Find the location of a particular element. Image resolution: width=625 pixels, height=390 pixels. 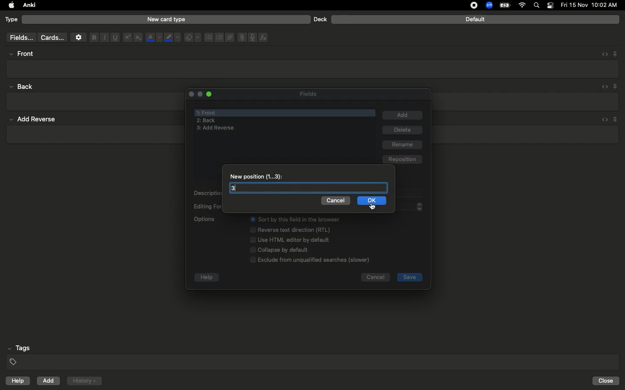

Font color is located at coordinates (153, 37).